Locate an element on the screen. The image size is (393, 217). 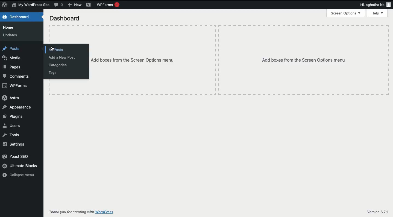
Add a new post  is located at coordinates (64, 57).